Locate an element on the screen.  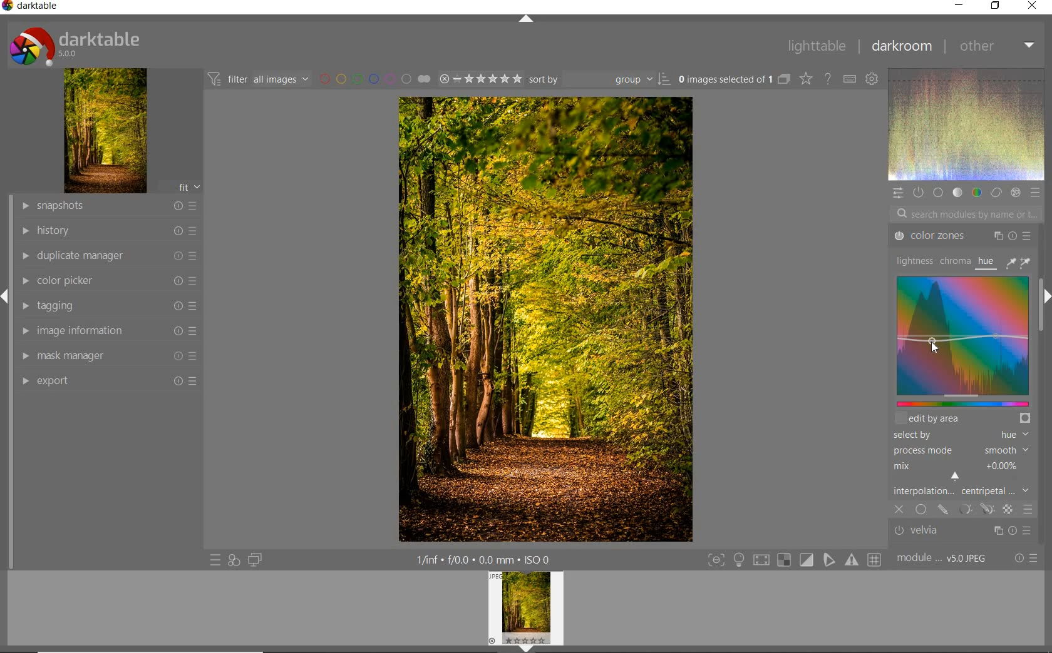
LIGHTTABLE is located at coordinates (817, 46).